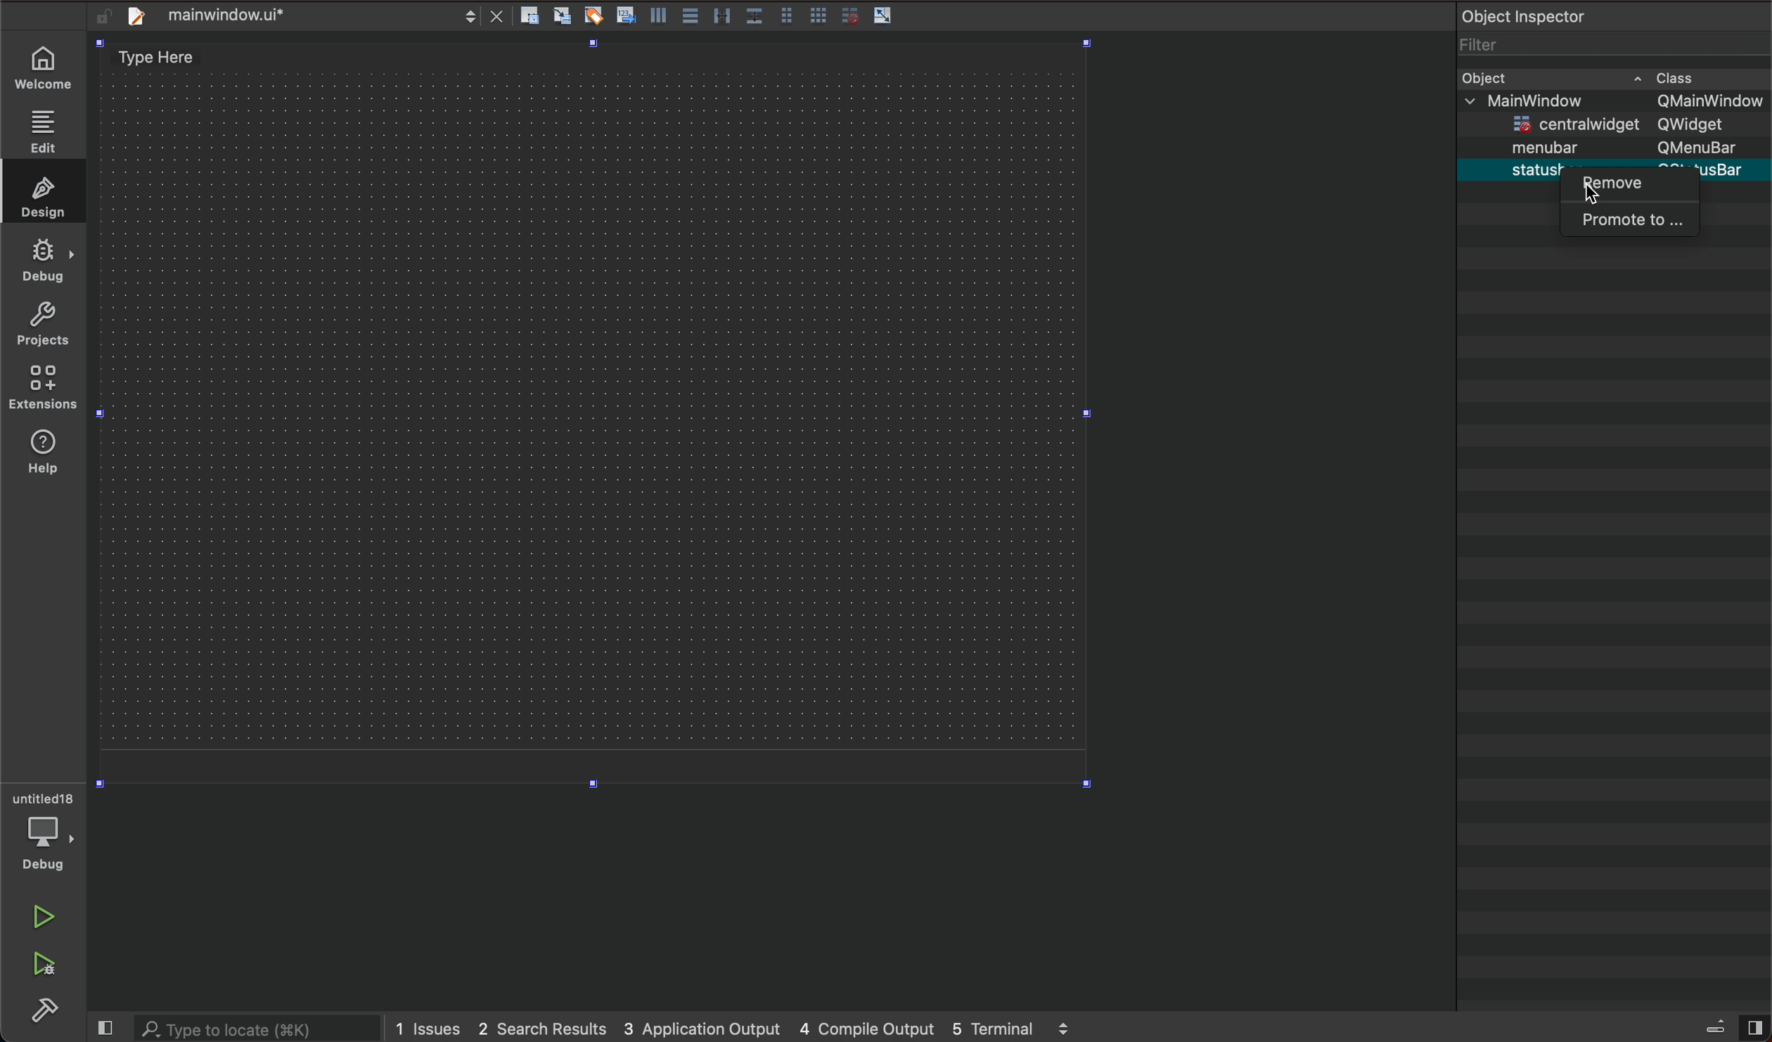 Image resolution: width=1772 pixels, height=1042 pixels. What do you see at coordinates (254, 1029) in the screenshot?
I see `search` at bounding box center [254, 1029].